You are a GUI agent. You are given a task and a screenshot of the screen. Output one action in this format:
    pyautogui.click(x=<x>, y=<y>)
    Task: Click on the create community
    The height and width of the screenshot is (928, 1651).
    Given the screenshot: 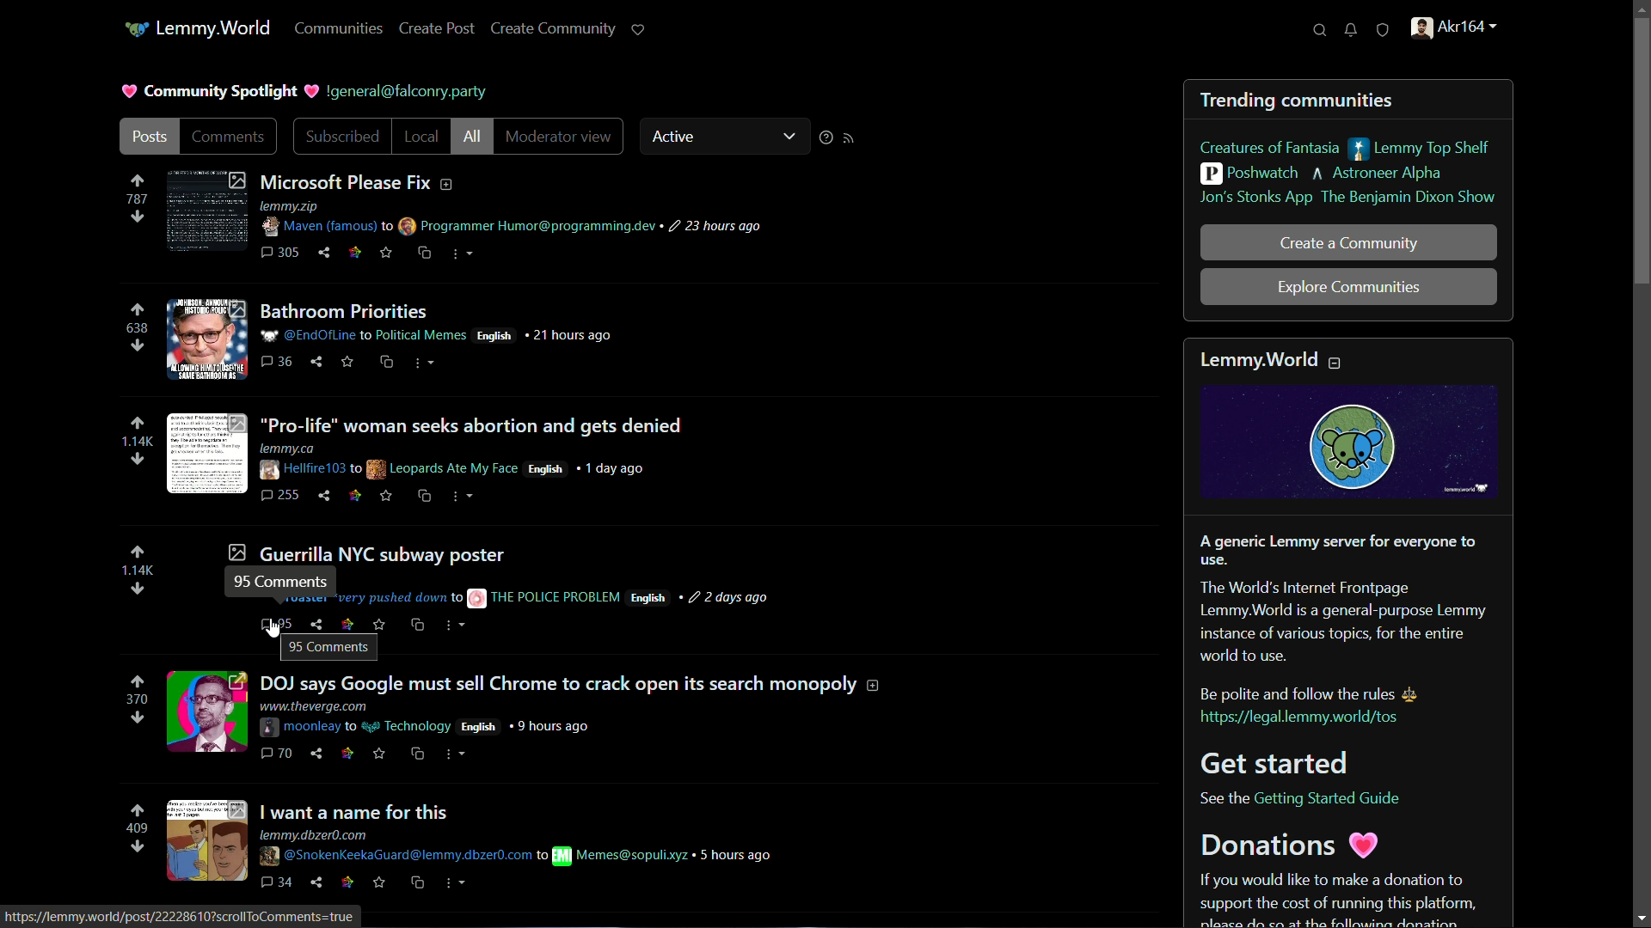 What is the action you would take?
    pyautogui.click(x=554, y=28)
    